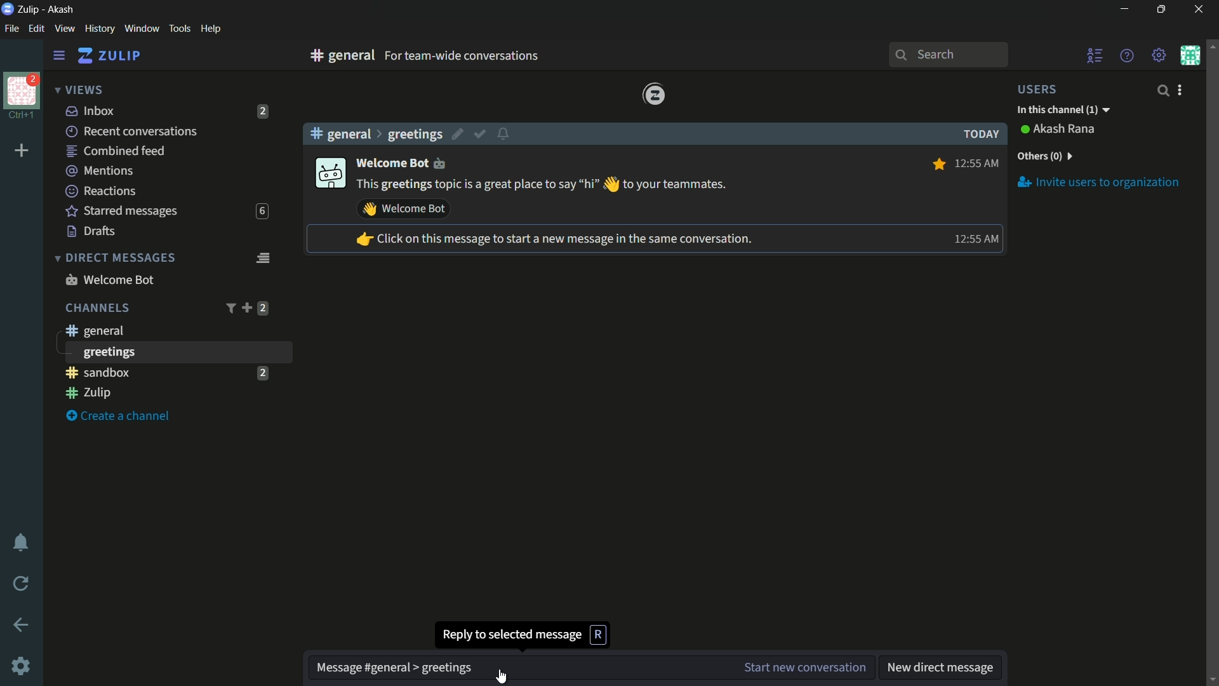  Describe the element at coordinates (1197, 10) in the screenshot. I see `close app` at that location.